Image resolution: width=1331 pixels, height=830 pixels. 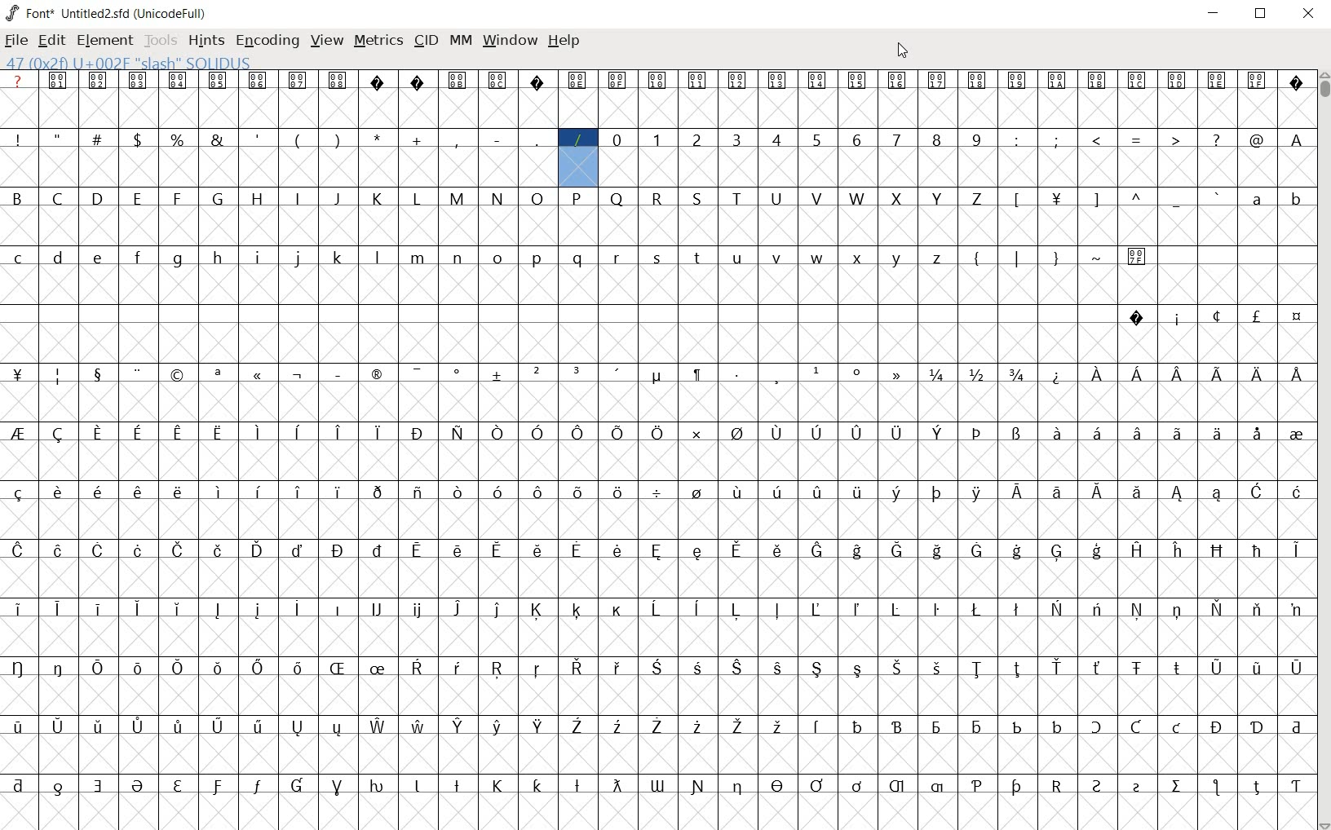 I want to click on glyph, so click(x=1257, y=140).